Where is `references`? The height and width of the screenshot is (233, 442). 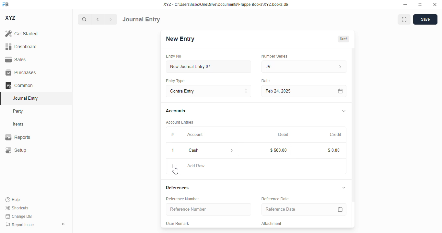 references is located at coordinates (178, 188).